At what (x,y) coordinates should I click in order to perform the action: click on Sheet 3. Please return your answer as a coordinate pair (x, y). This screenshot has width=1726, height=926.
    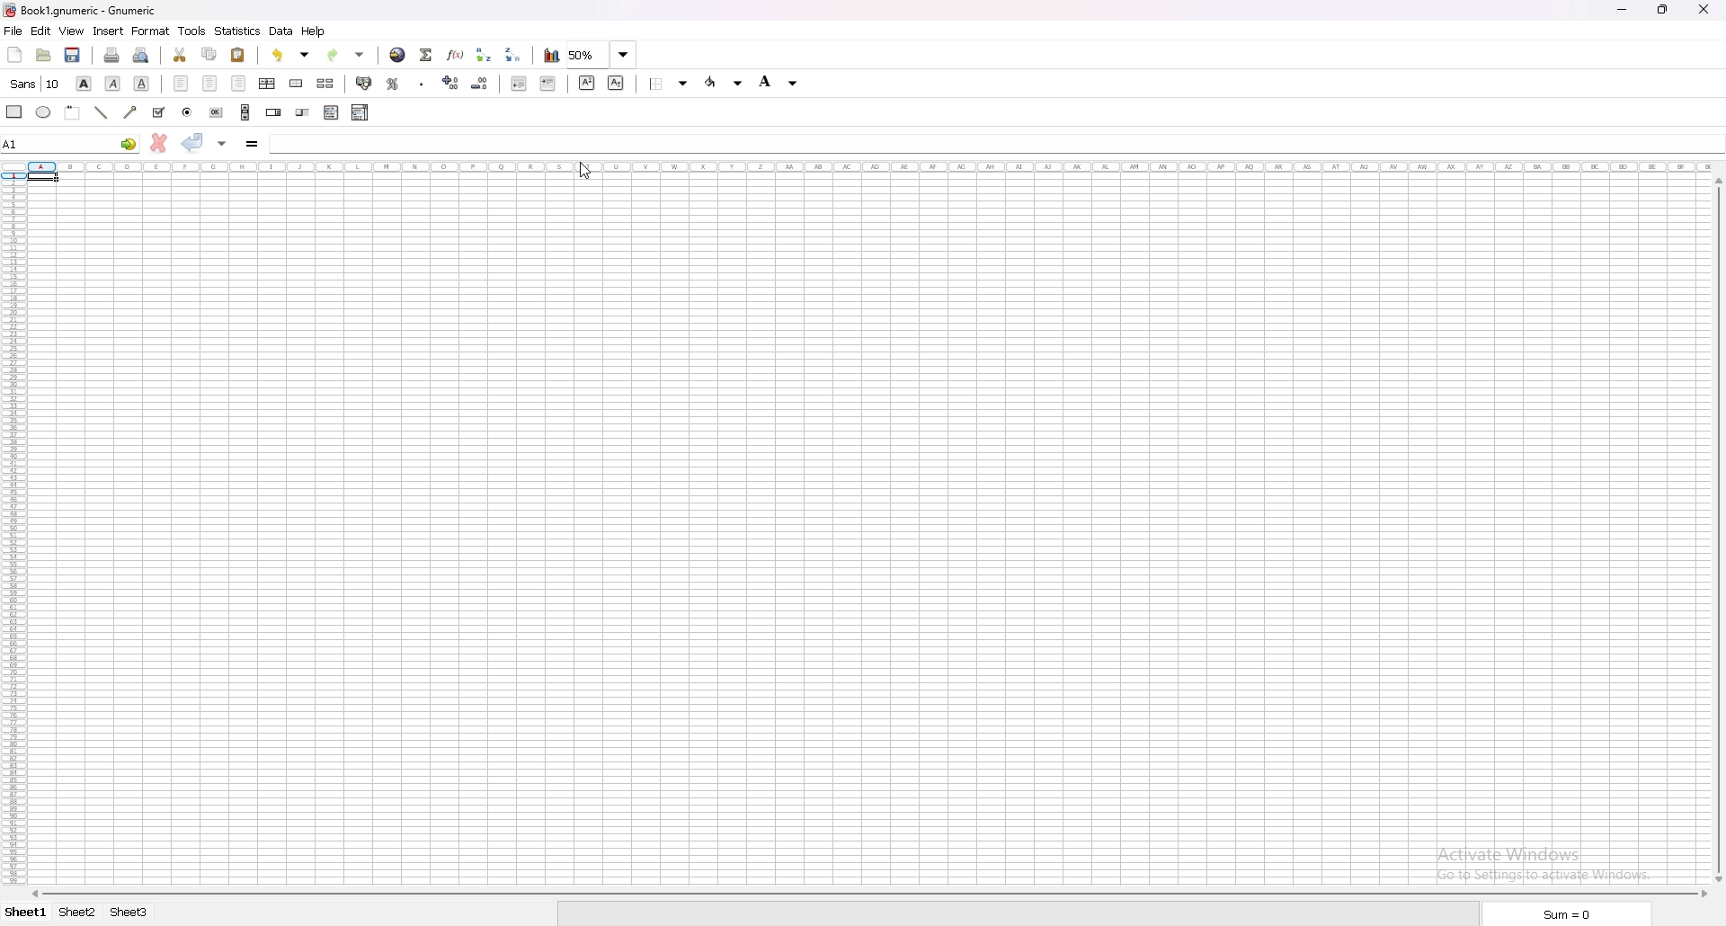
    Looking at the image, I should click on (132, 913).